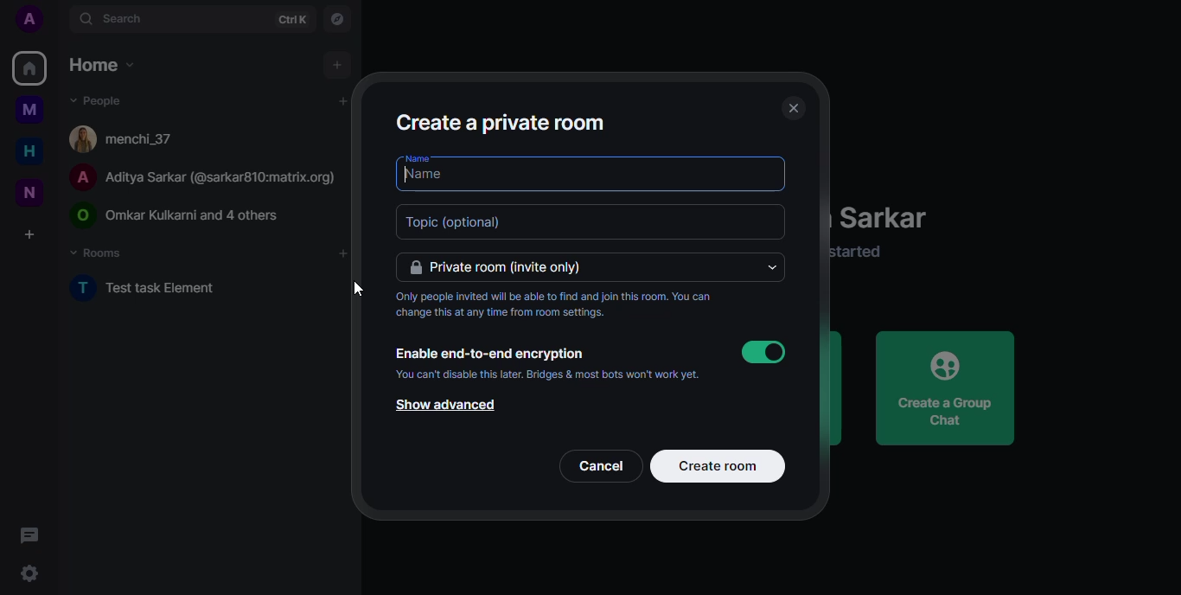 Image resolution: width=1181 pixels, height=595 pixels. What do you see at coordinates (468, 222) in the screenshot?
I see `topic` at bounding box center [468, 222].